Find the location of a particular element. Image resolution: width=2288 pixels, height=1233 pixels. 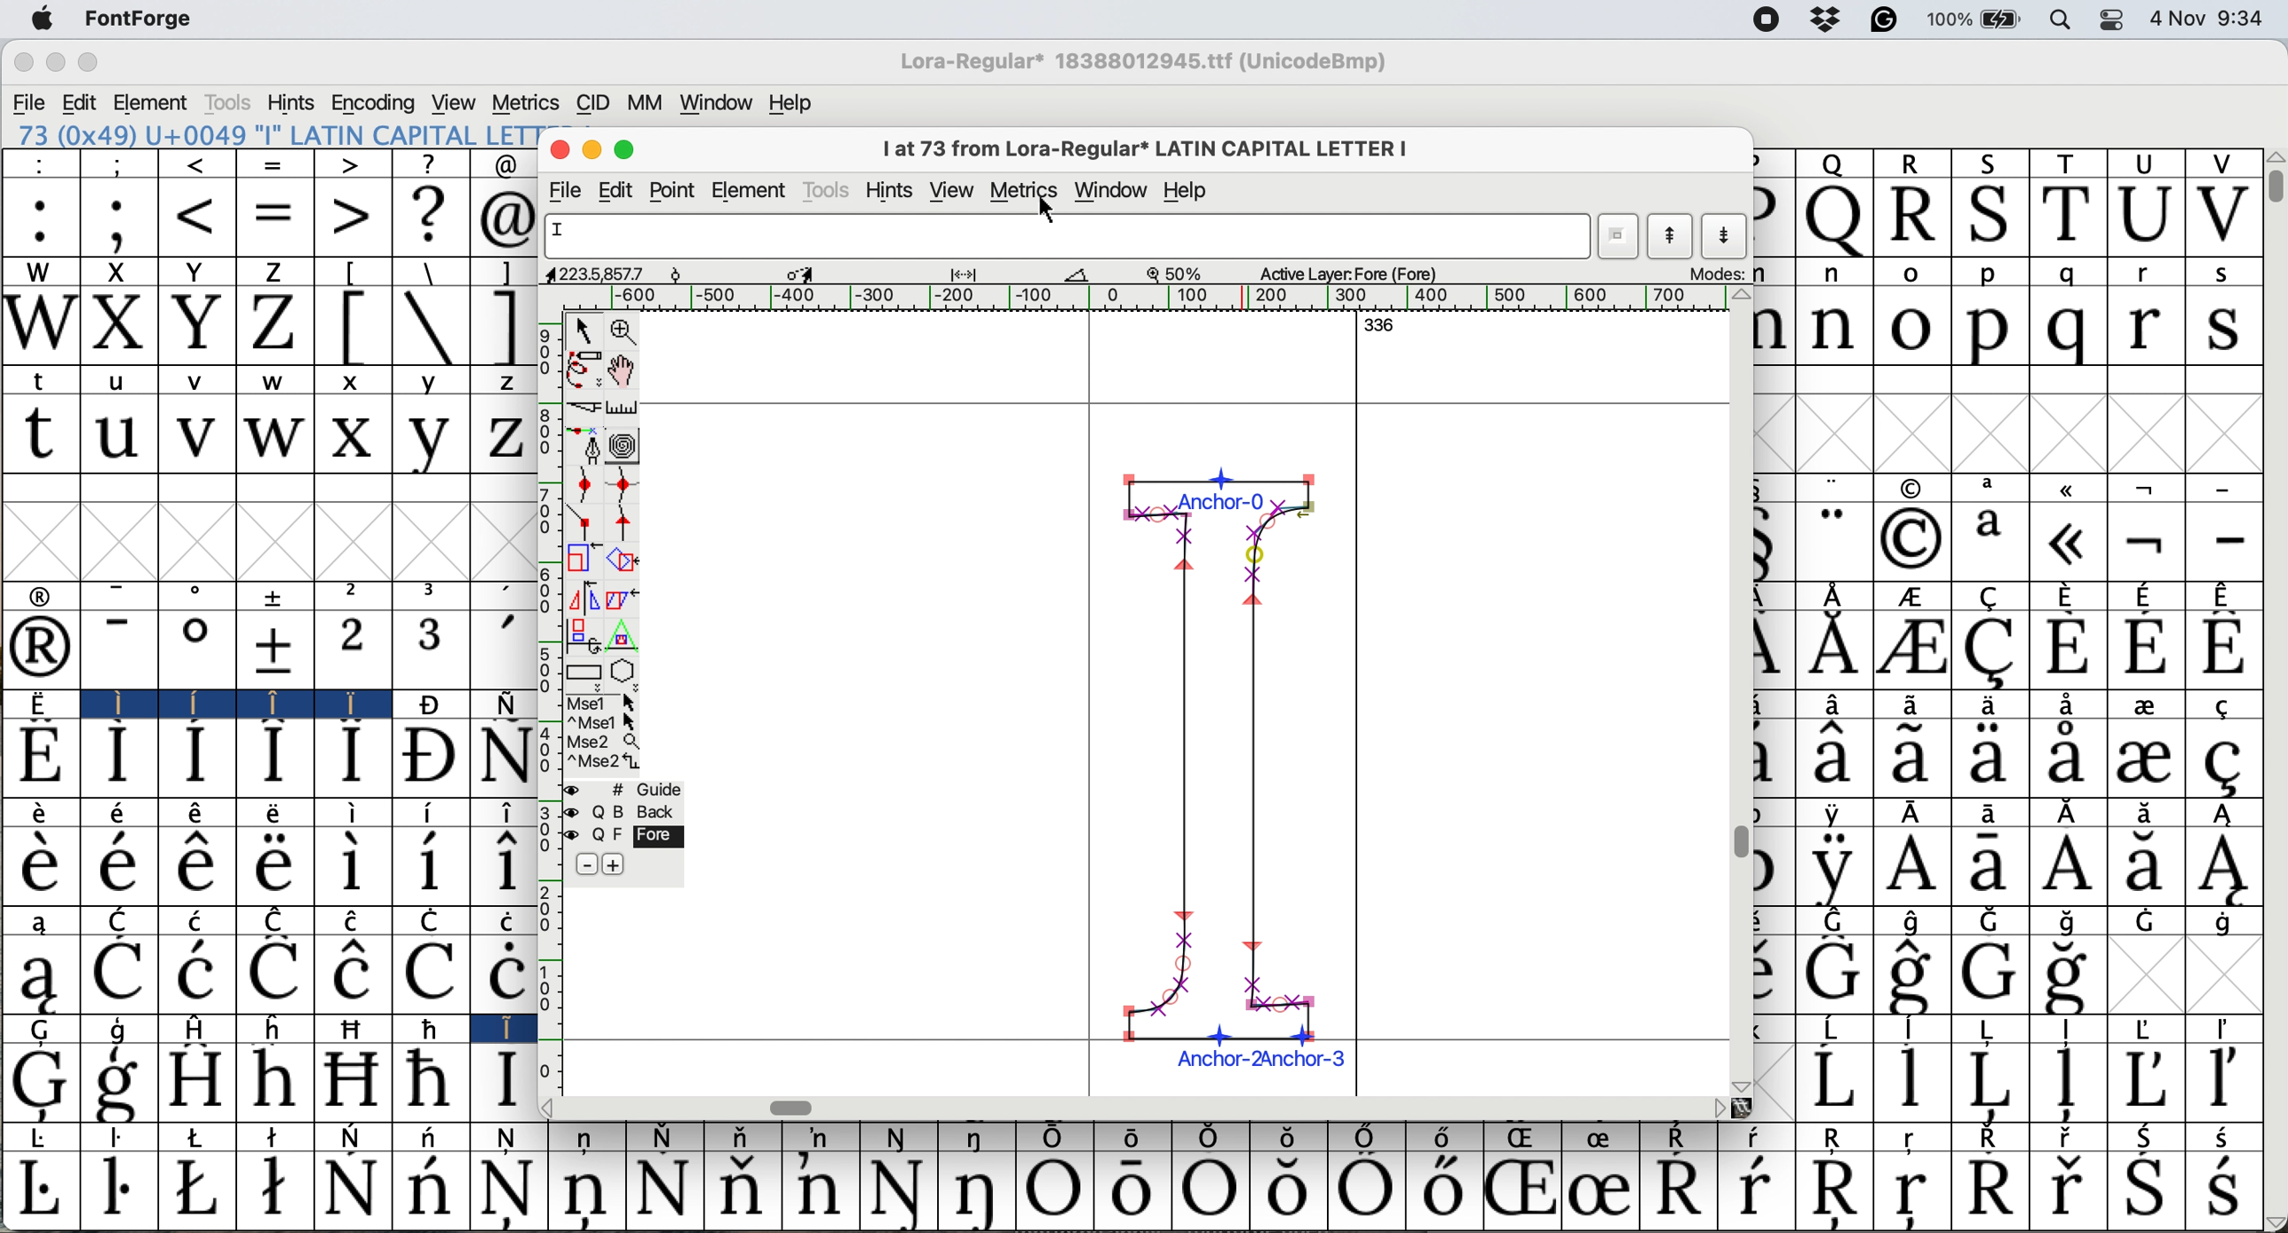

drop box is located at coordinates (1826, 21).